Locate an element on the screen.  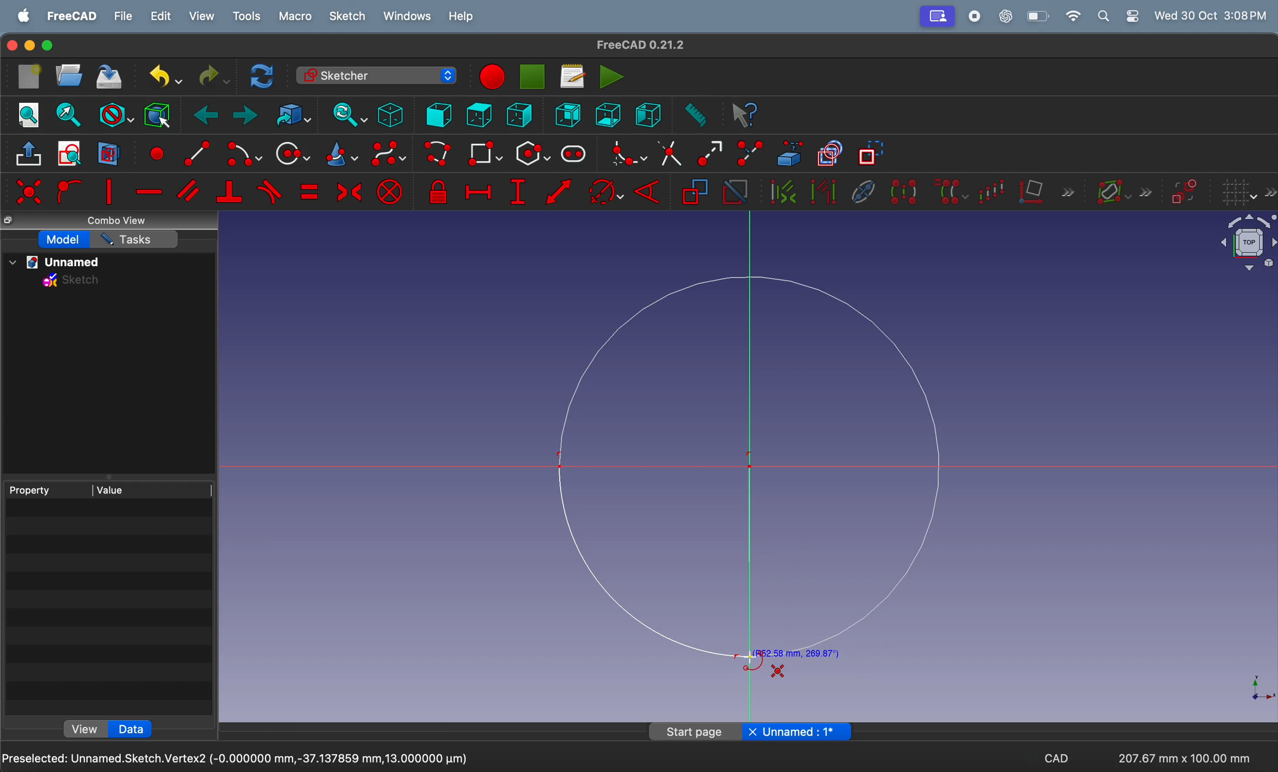
Start page is located at coordinates (696, 731).